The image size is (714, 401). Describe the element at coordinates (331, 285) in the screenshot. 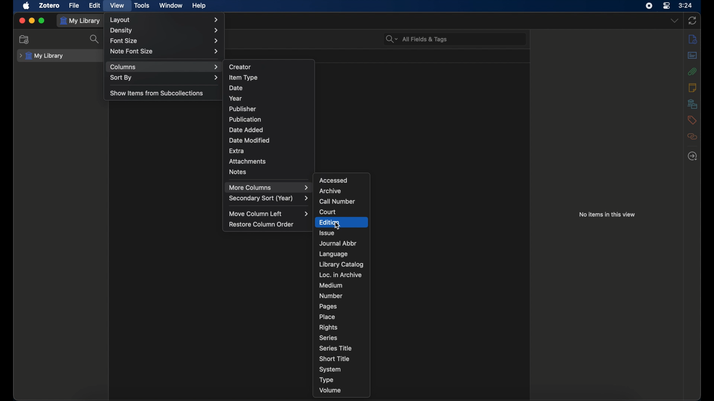

I see `medium` at that location.